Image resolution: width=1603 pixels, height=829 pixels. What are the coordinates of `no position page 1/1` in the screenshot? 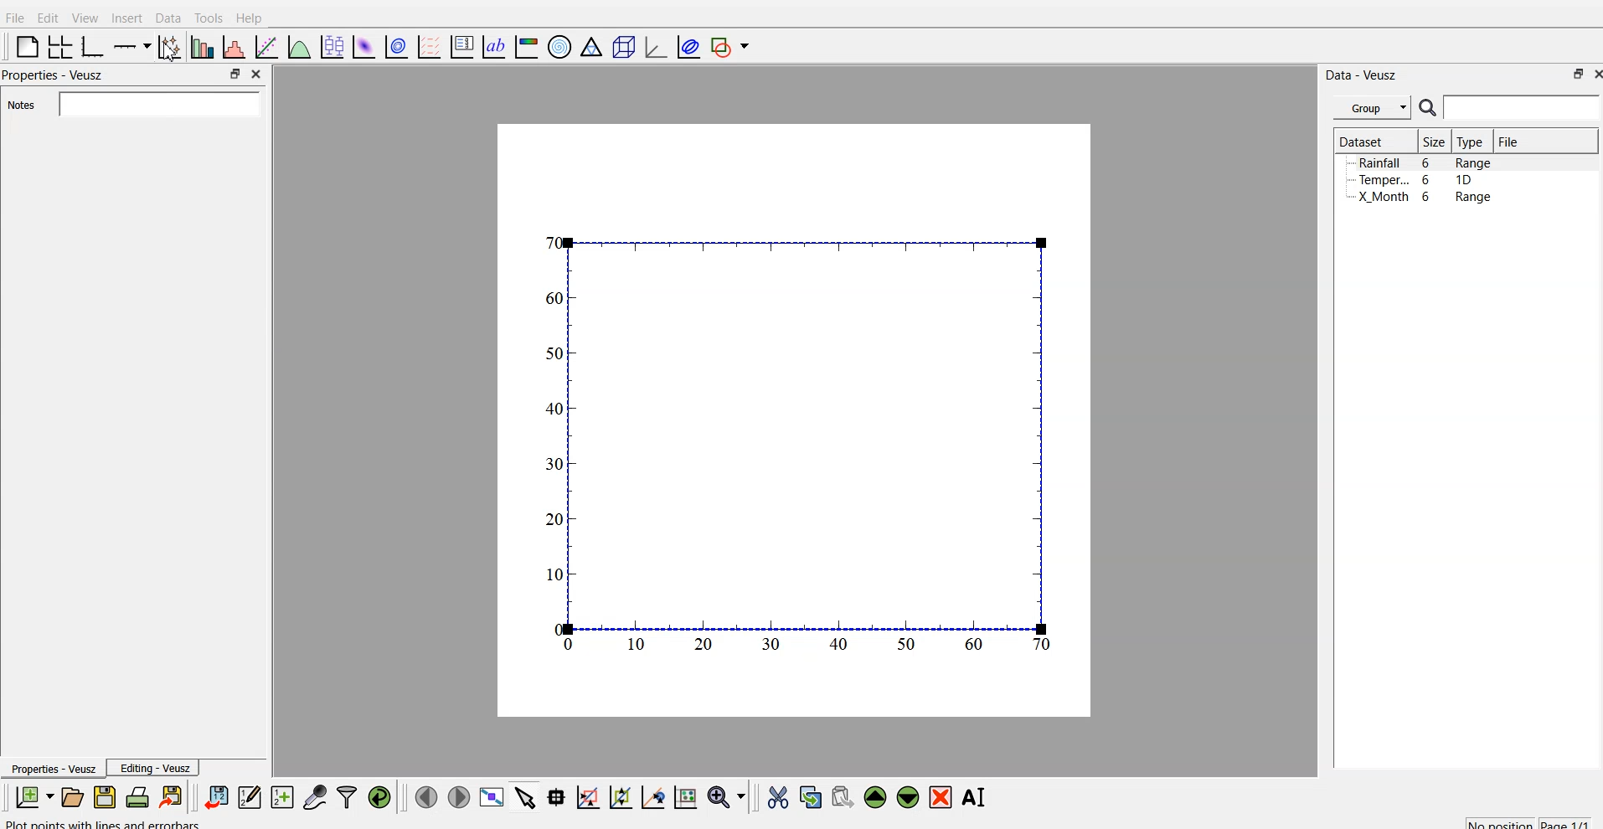 It's located at (1528, 820).